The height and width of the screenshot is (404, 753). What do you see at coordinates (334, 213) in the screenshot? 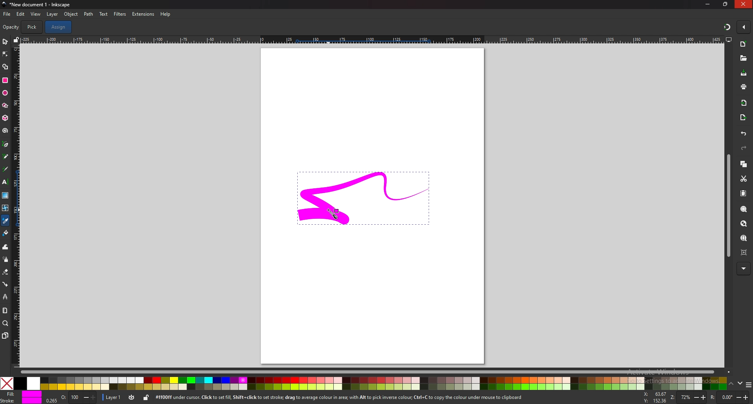
I see `cursor` at bounding box center [334, 213].